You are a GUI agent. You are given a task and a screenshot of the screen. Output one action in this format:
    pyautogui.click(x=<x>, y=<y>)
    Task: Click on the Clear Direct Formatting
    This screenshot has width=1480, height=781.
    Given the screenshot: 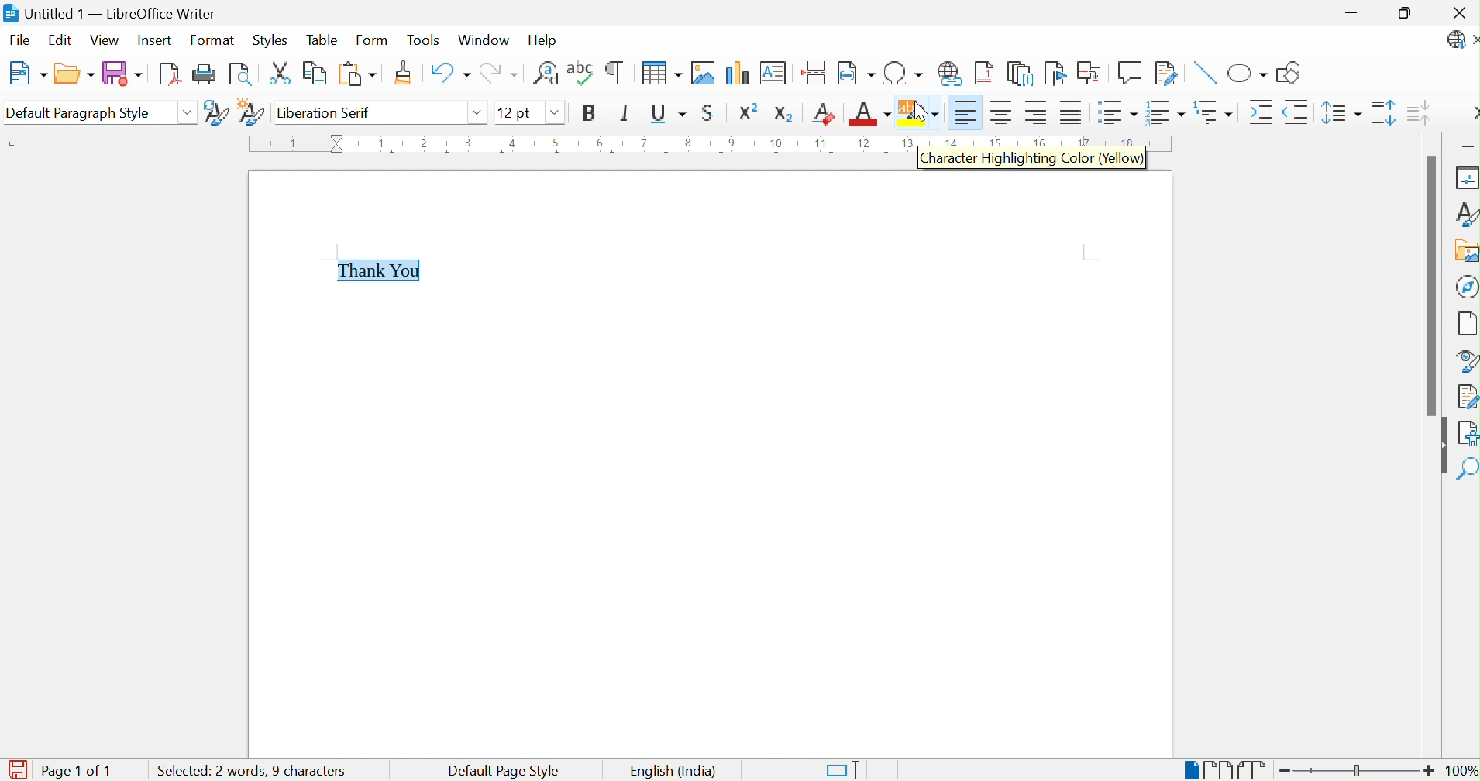 What is the action you would take?
    pyautogui.click(x=825, y=115)
    